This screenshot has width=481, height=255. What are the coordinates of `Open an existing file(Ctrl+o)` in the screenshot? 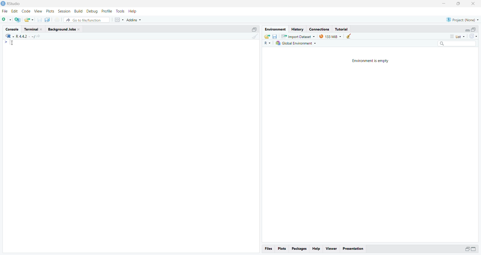 It's located at (30, 20).